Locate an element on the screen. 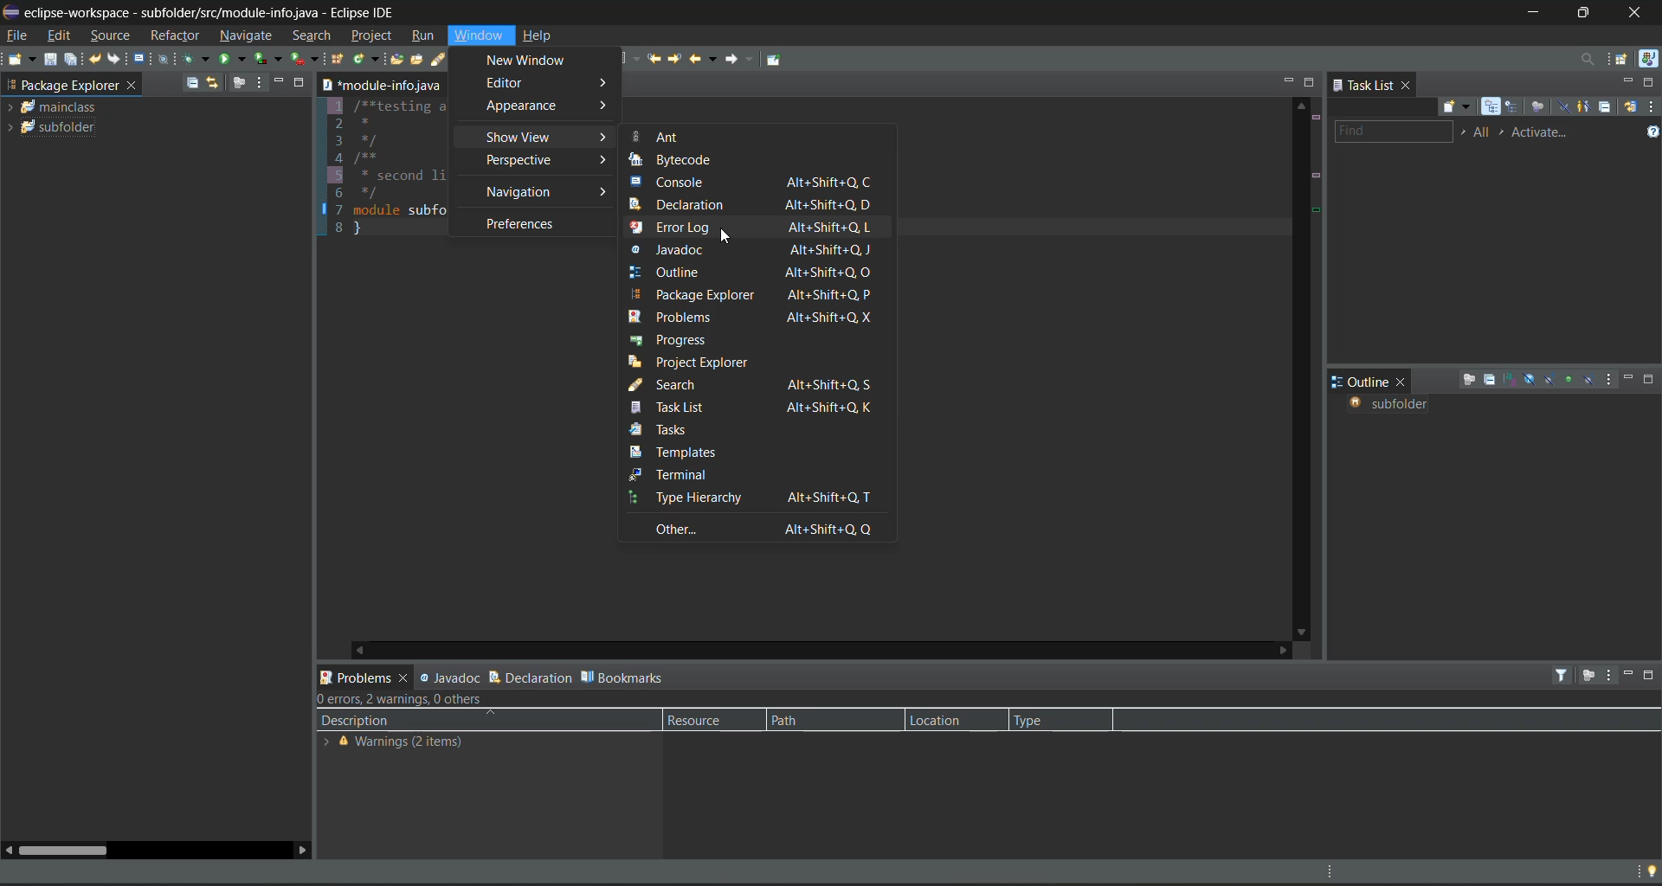 The image size is (1662, 886). collapse all is located at coordinates (1491, 380).